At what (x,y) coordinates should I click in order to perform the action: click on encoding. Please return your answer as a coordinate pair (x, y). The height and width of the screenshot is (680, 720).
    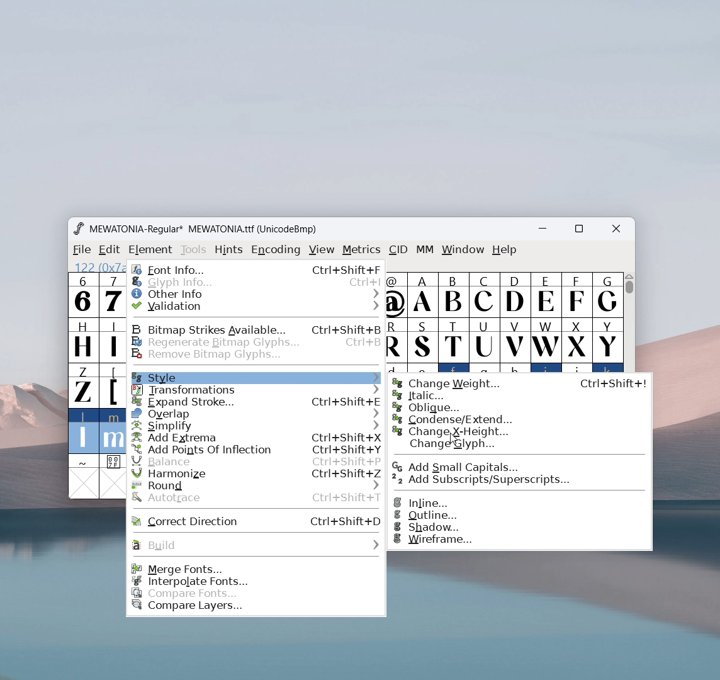
    Looking at the image, I should click on (276, 249).